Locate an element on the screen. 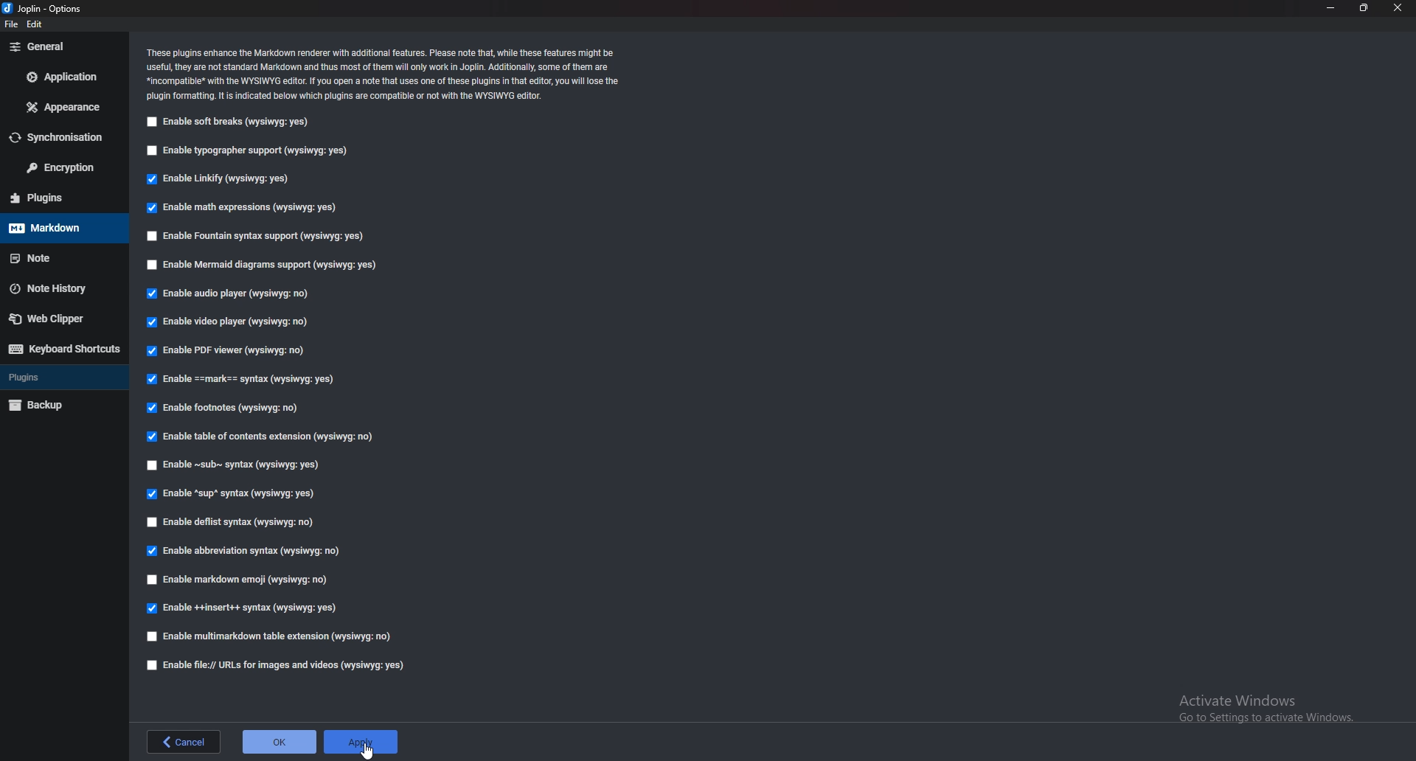  Enable fountain syntax support is located at coordinates (265, 237).